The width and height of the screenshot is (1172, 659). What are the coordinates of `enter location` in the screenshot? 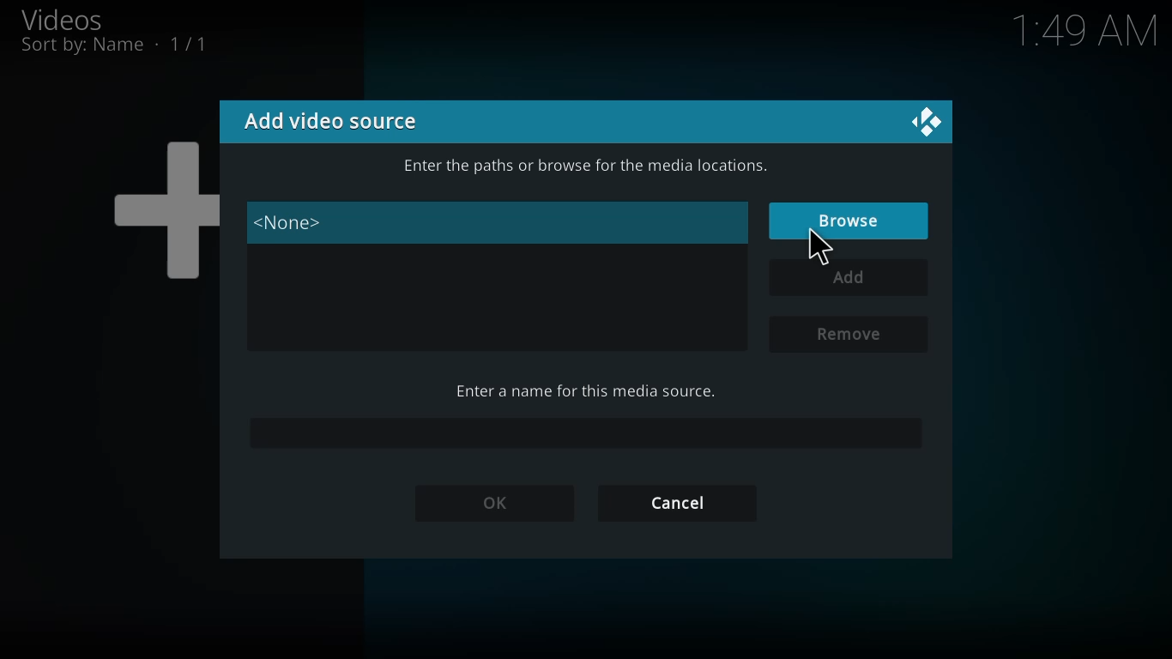 It's located at (590, 163).